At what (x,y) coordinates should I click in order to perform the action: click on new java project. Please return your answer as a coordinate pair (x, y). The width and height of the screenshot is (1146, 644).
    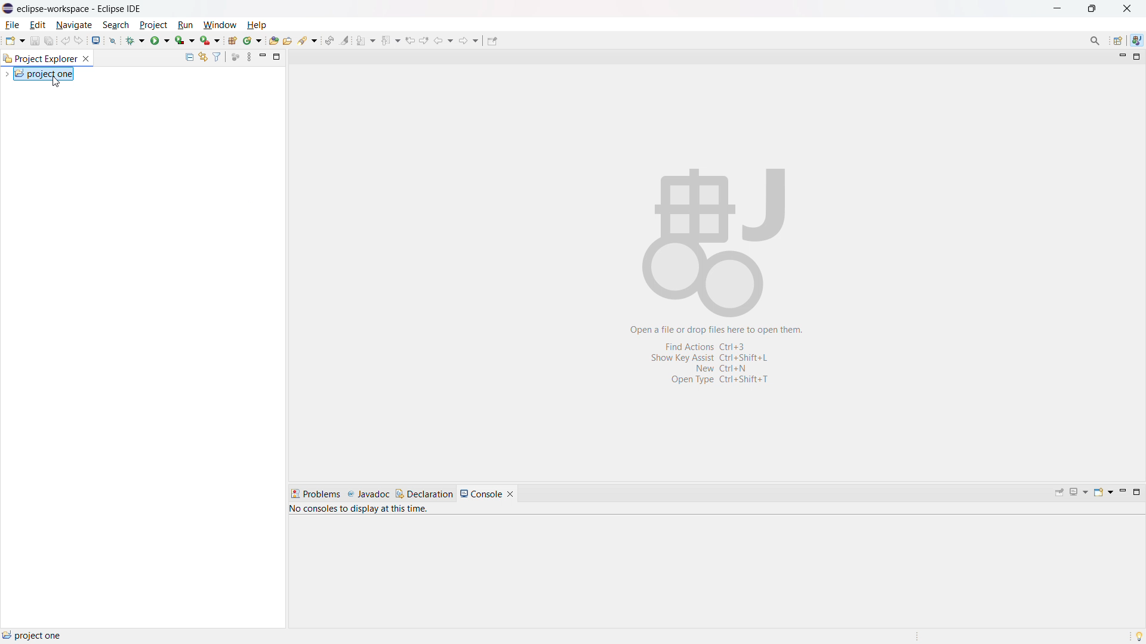
    Looking at the image, I should click on (232, 41).